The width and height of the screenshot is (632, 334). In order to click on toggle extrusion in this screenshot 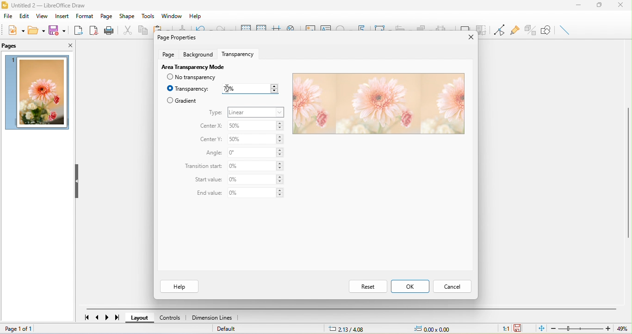, I will do `click(529, 30)`.